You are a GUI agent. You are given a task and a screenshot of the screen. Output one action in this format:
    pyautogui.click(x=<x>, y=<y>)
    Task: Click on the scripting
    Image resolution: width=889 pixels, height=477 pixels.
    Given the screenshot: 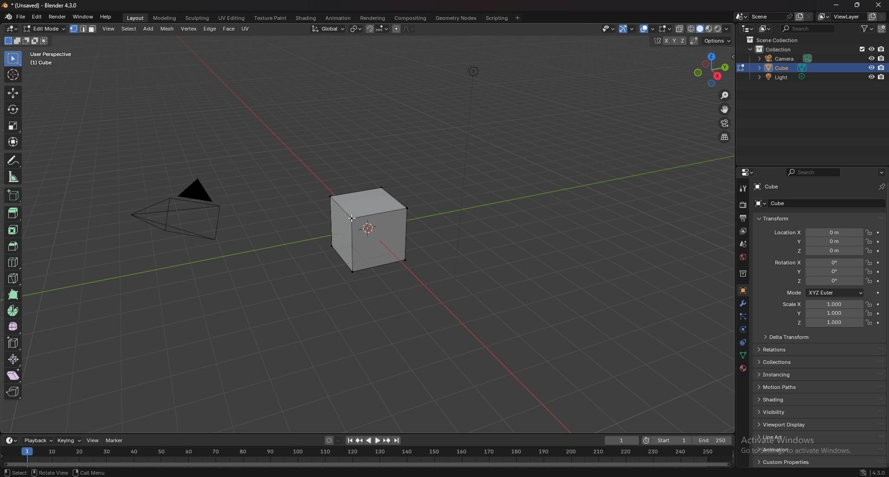 What is the action you would take?
    pyautogui.click(x=498, y=18)
    